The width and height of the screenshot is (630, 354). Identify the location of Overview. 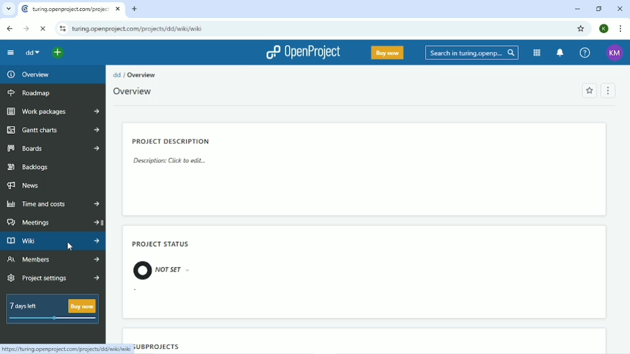
(28, 74).